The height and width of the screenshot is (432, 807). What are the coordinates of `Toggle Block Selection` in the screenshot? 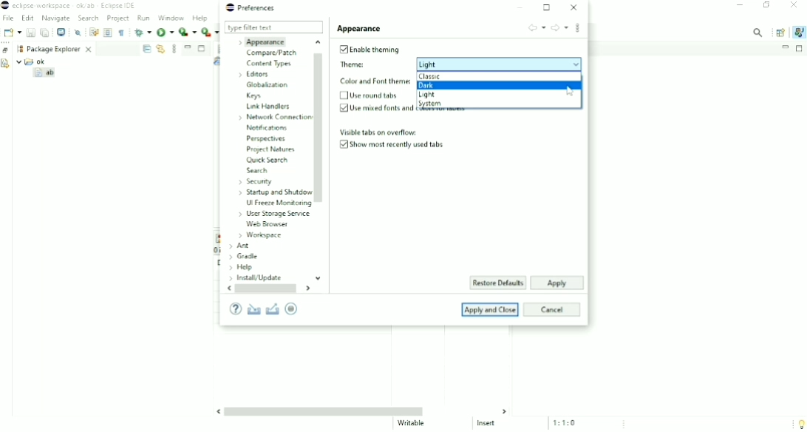 It's located at (108, 33).